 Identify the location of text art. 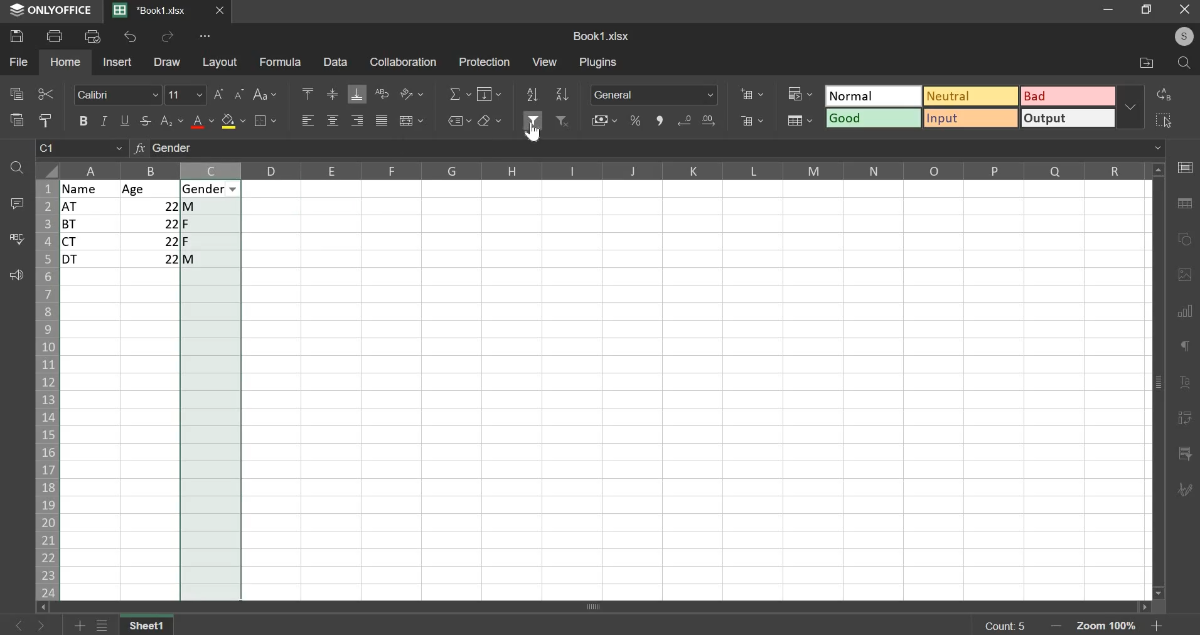
(1185, 384).